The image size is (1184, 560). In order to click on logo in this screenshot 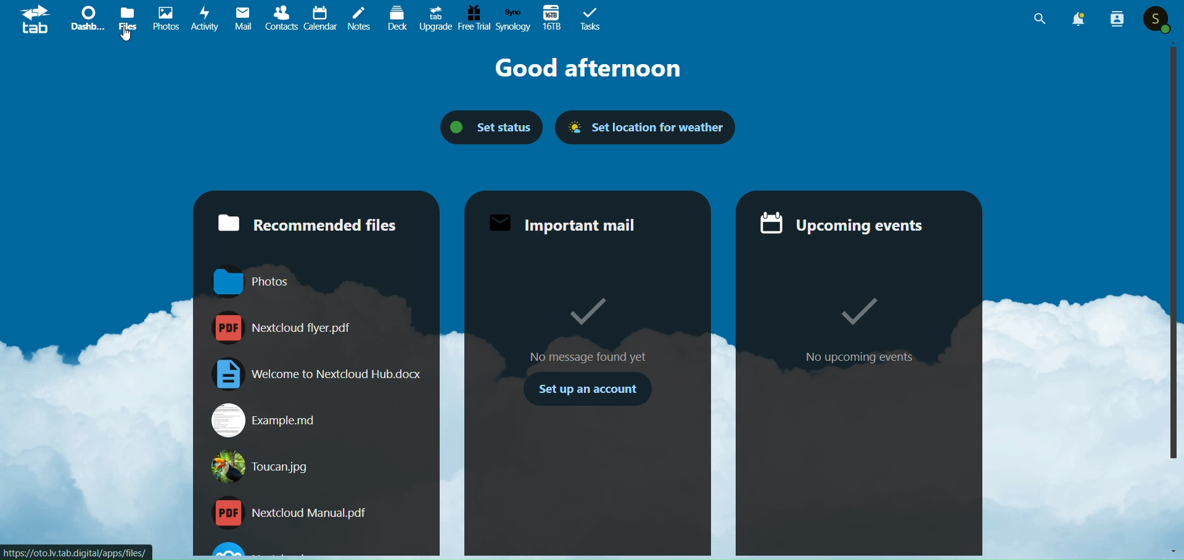, I will do `click(36, 21)`.